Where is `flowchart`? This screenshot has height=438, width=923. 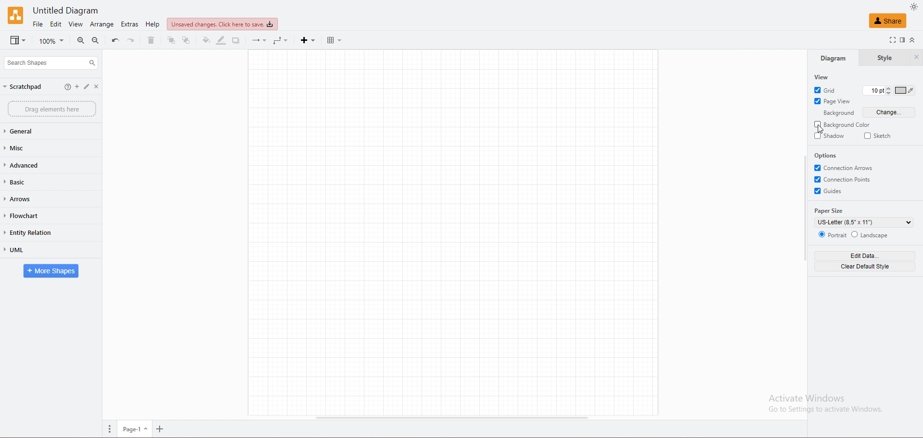
flowchart is located at coordinates (36, 216).